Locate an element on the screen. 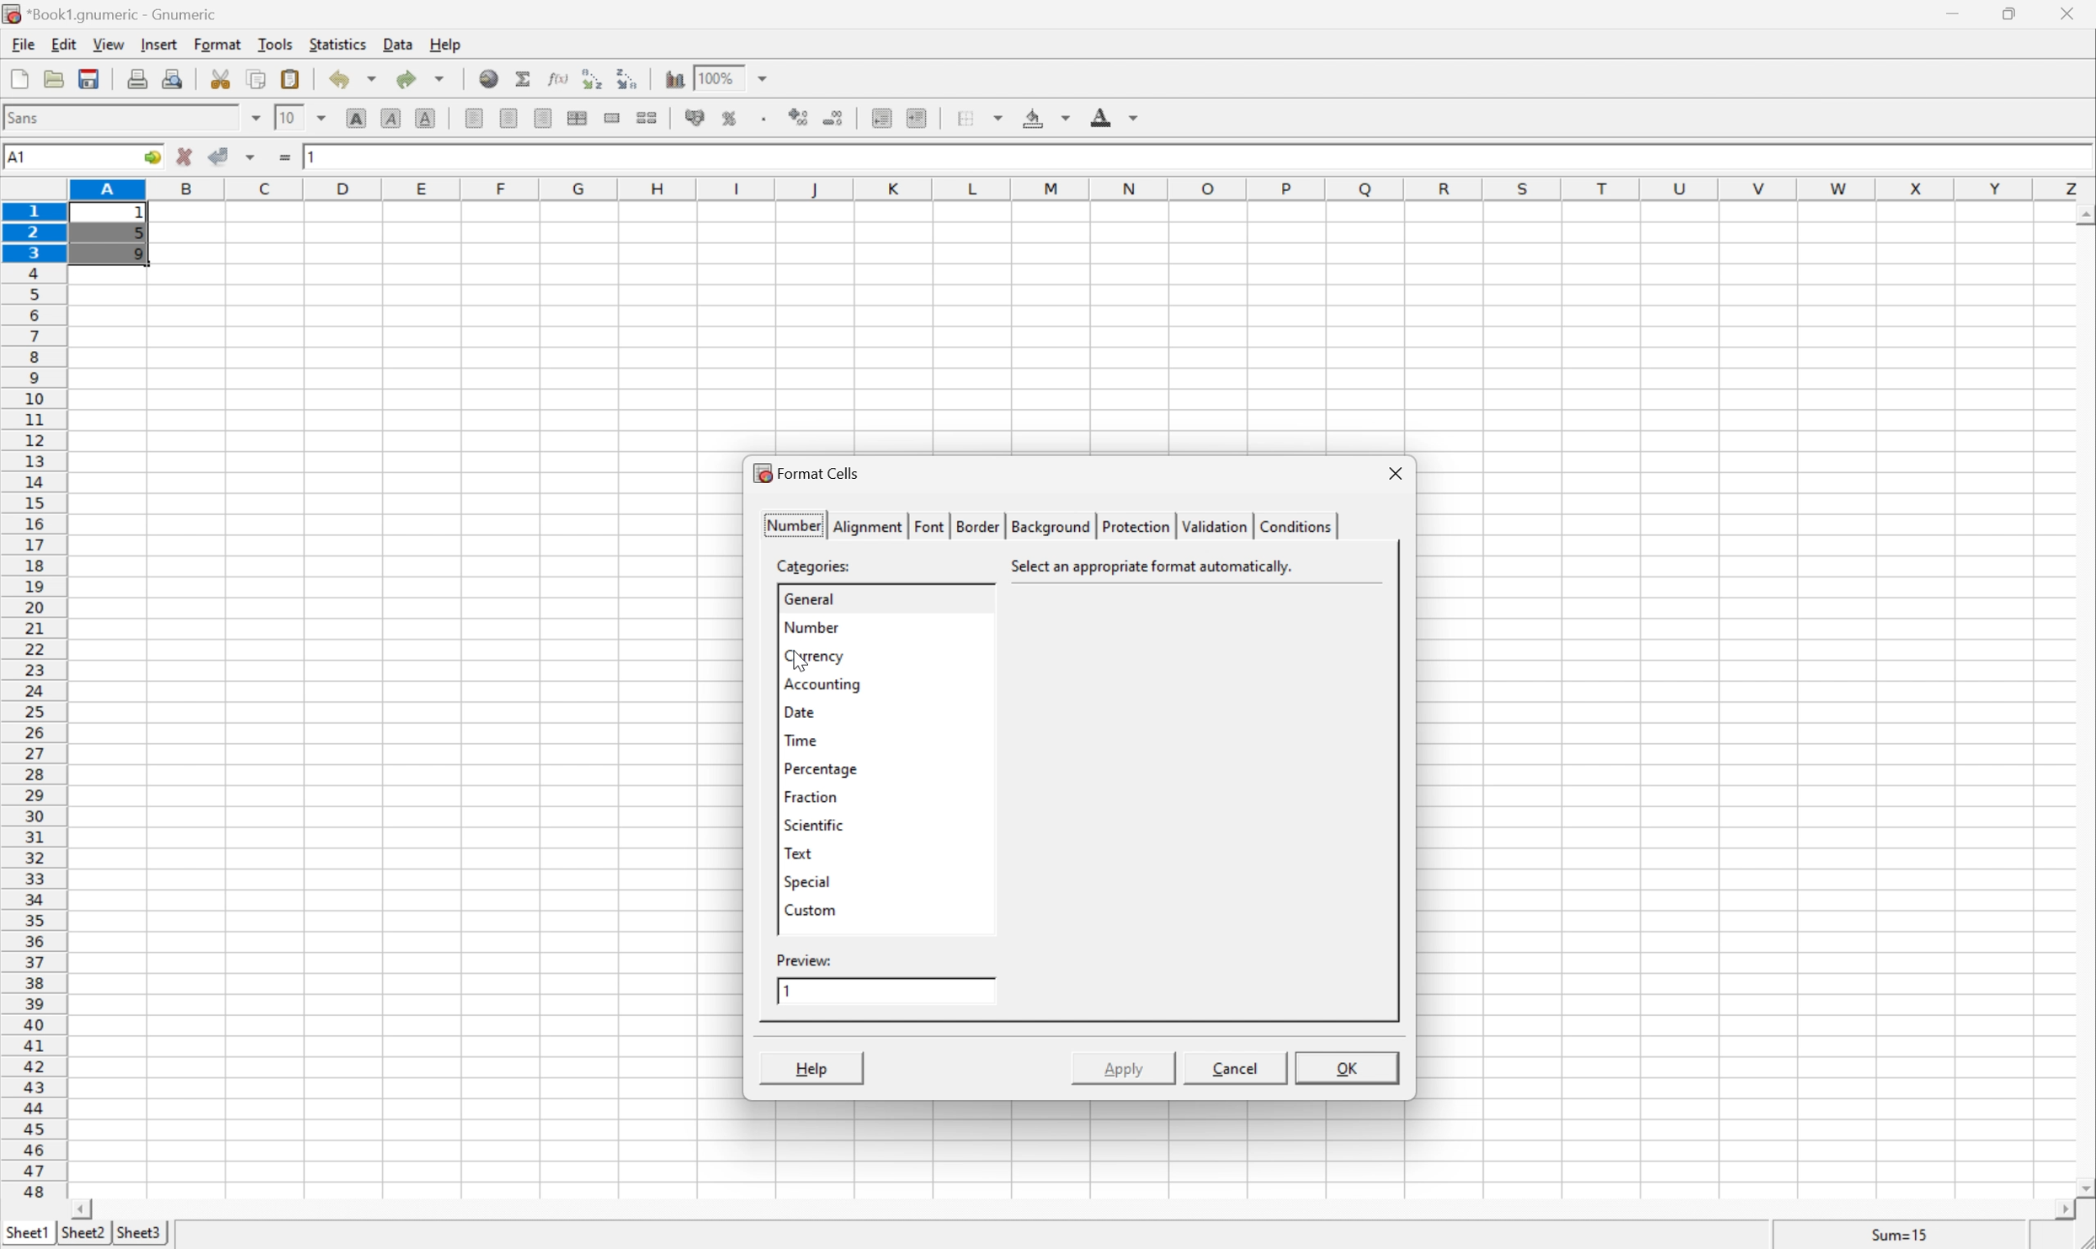  1 is located at coordinates (143, 214).